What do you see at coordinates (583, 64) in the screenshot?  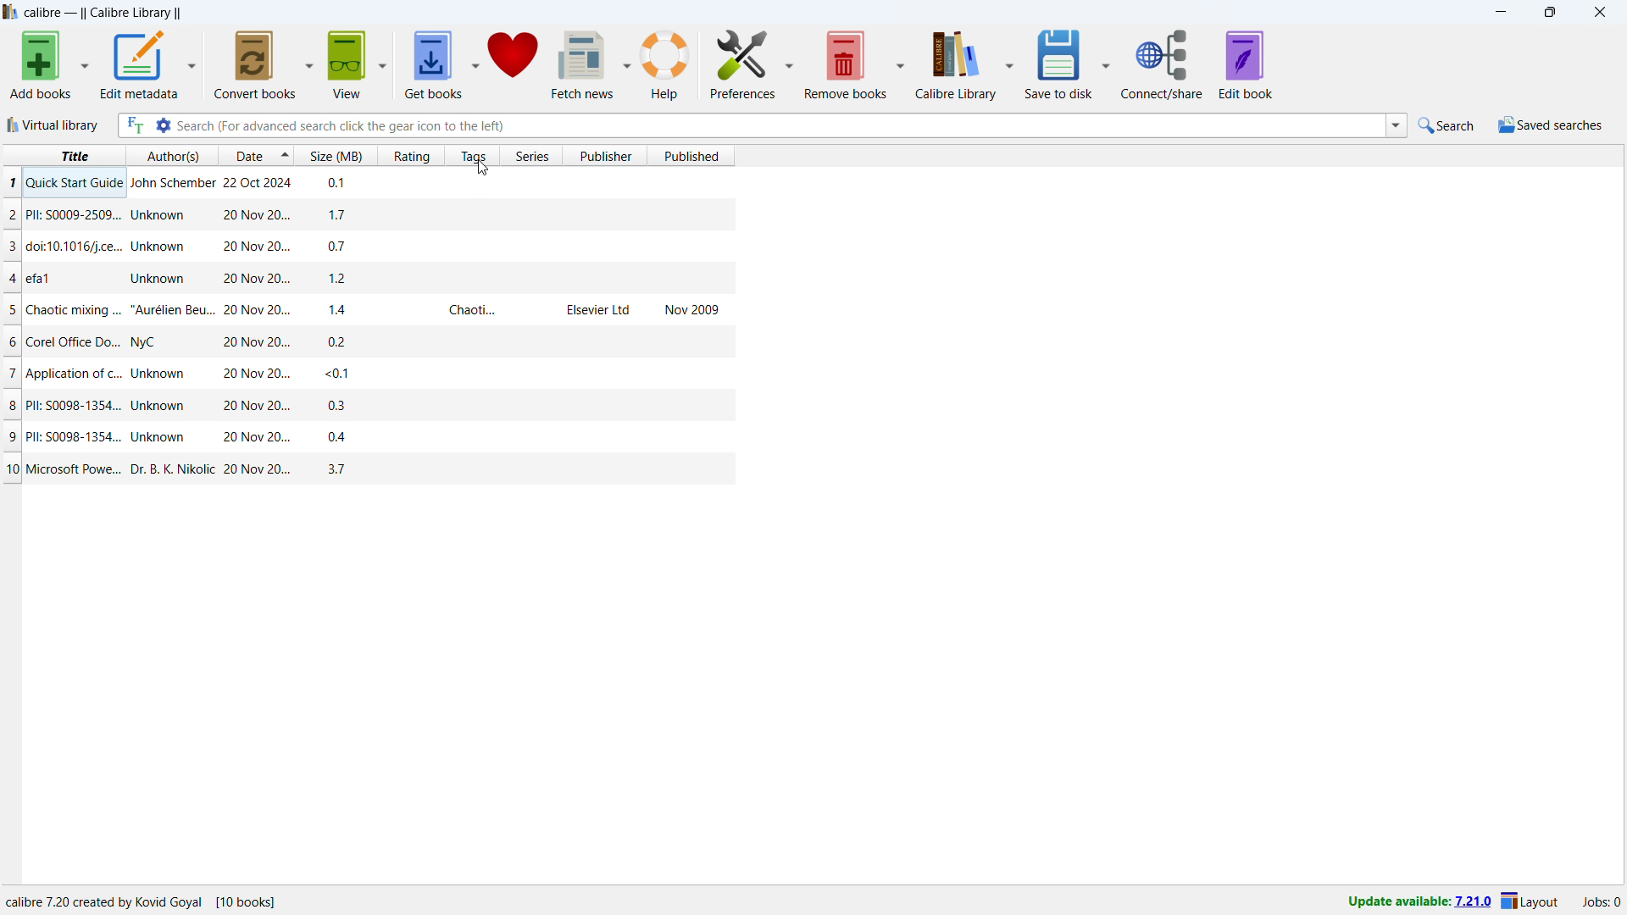 I see `fetch news` at bounding box center [583, 64].